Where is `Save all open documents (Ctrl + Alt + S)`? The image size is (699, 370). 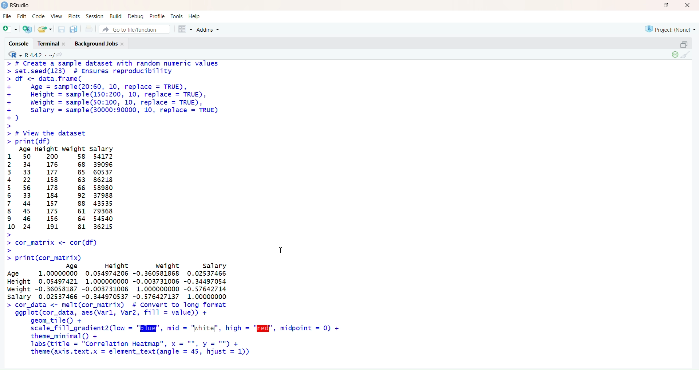 Save all open documents (Ctrl + Alt + S) is located at coordinates (74, 28).